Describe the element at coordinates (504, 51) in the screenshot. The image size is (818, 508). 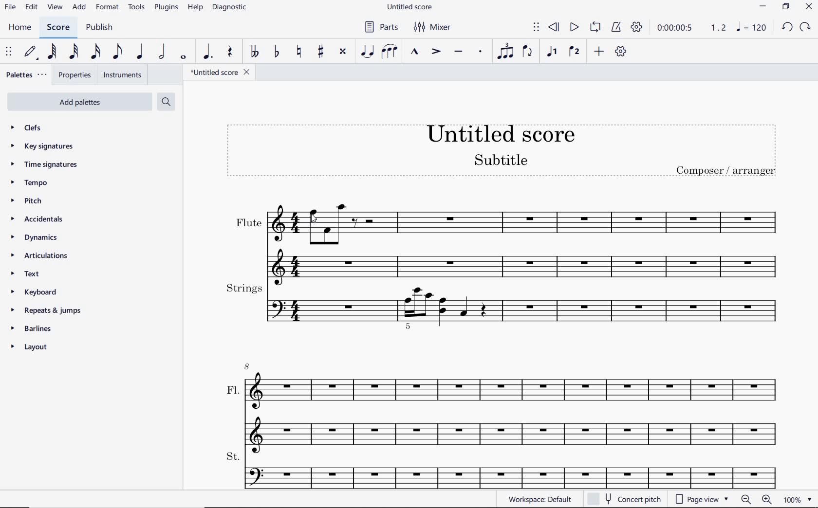
I see `TUPLET` at that location.